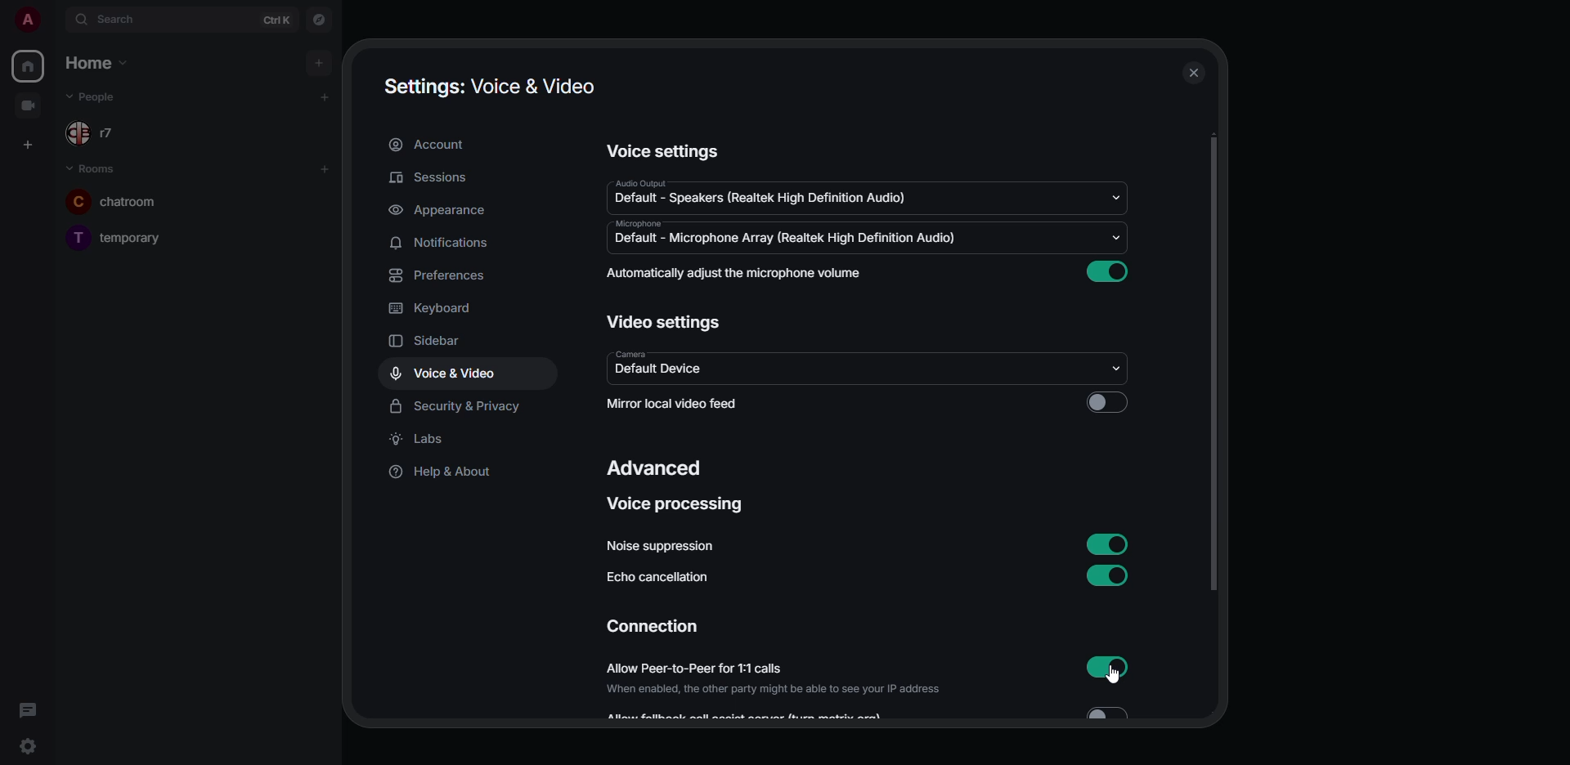 The width and height of the screenshot is (1570, 765). I want to click on video room, so click(34, 105).